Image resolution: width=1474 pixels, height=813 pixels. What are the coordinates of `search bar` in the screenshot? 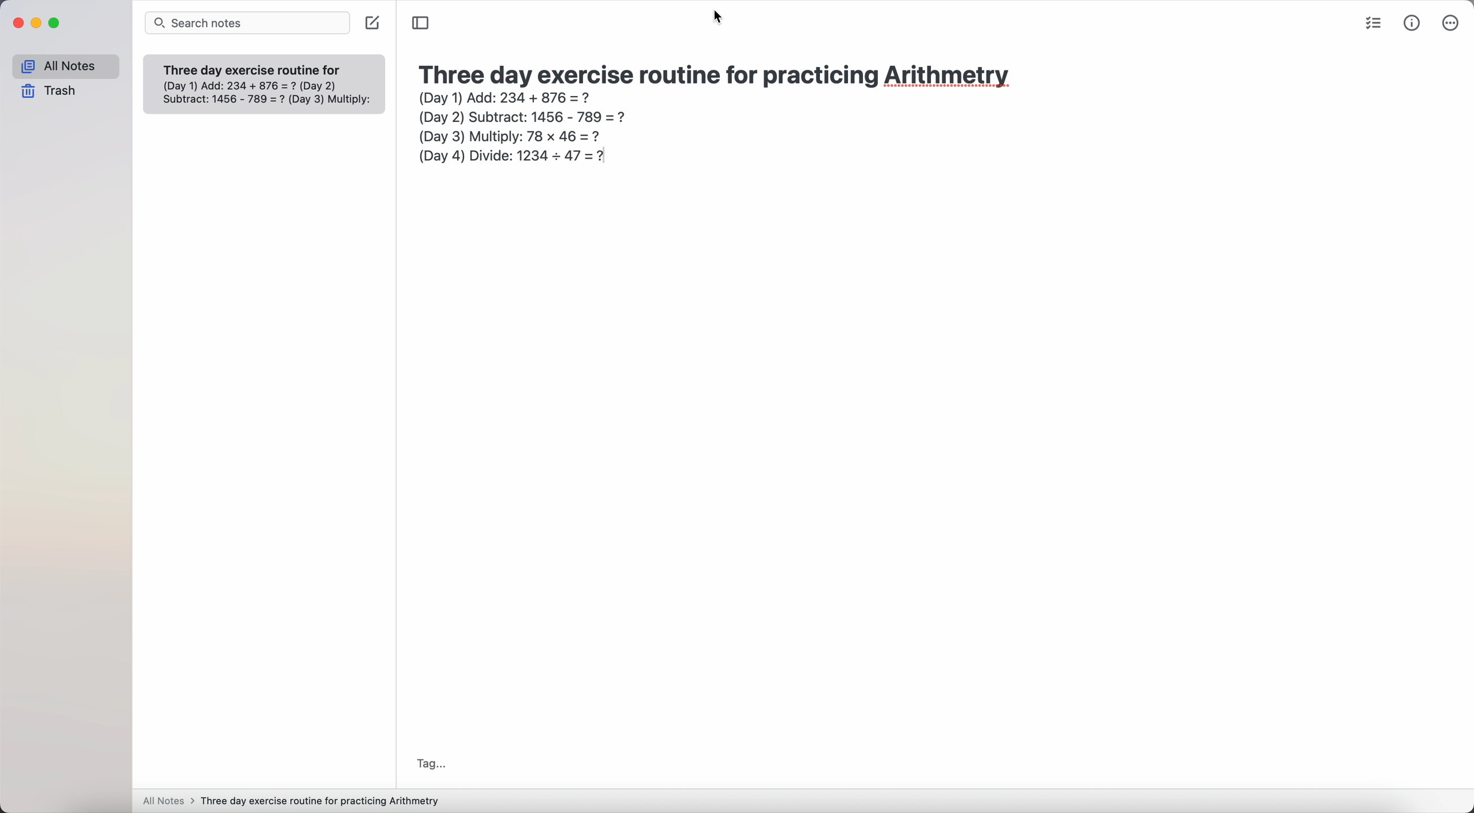 It's located at (246, 22).